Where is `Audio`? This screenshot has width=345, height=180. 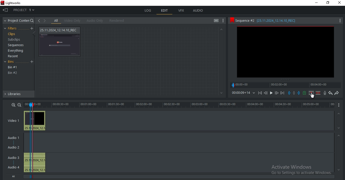 Audio is located at coordinates (14, 167).